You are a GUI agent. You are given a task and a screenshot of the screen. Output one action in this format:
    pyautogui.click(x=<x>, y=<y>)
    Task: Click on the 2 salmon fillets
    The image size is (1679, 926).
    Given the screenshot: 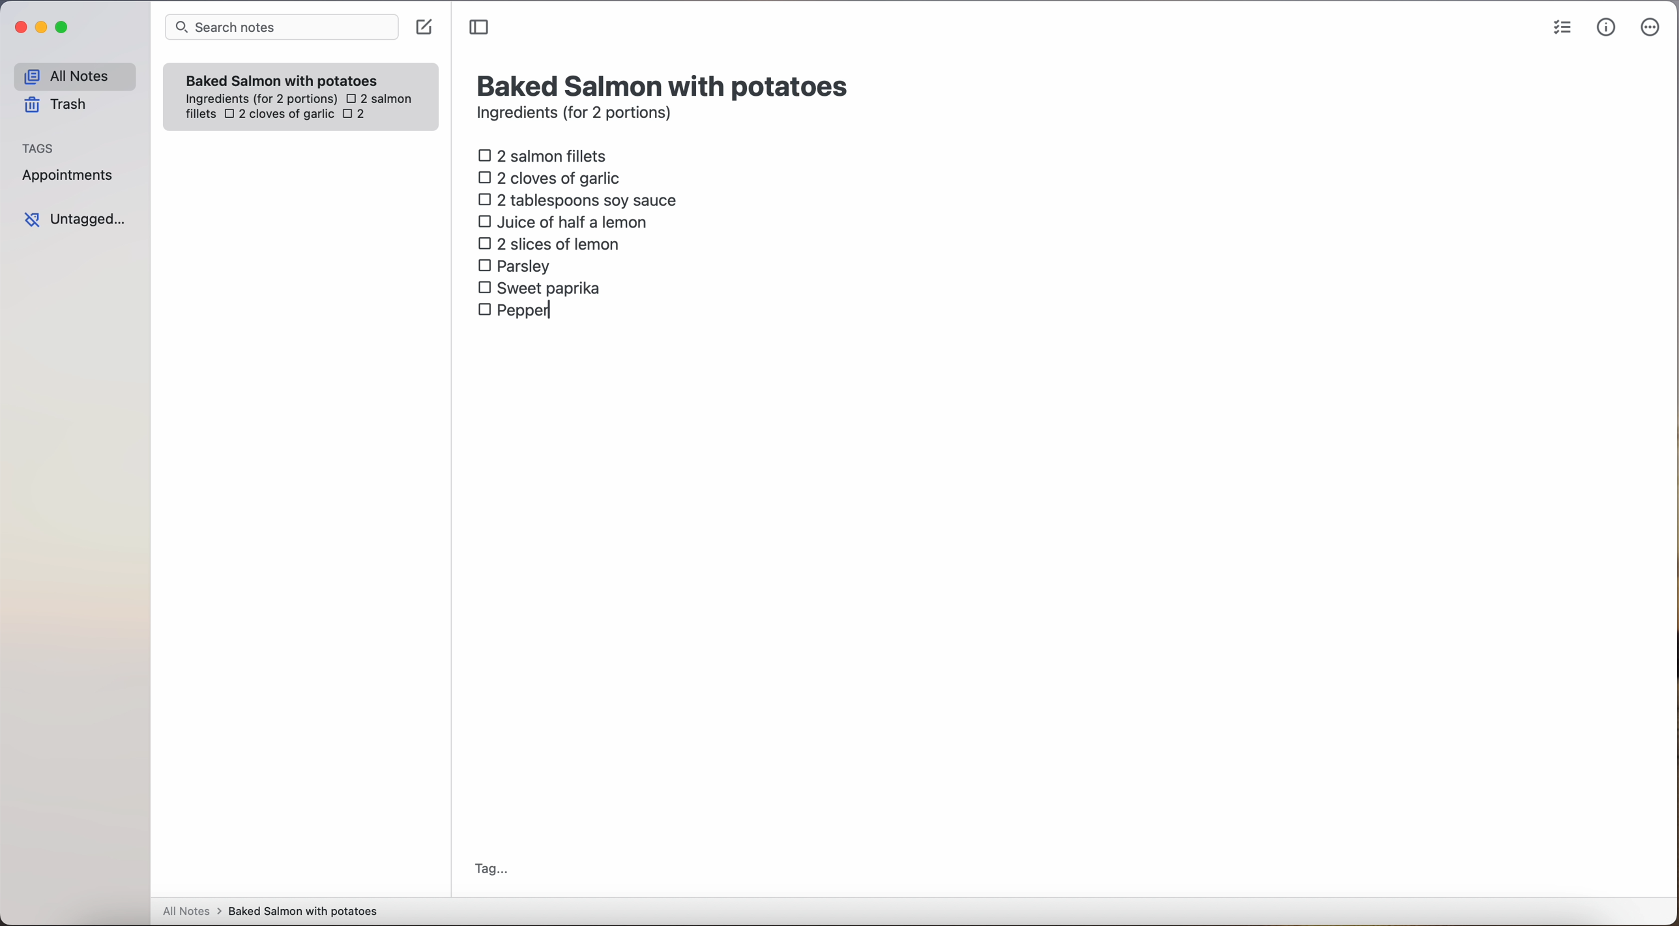 What is the action you would take?
    pyautogui.click(x=547, y=154)
    